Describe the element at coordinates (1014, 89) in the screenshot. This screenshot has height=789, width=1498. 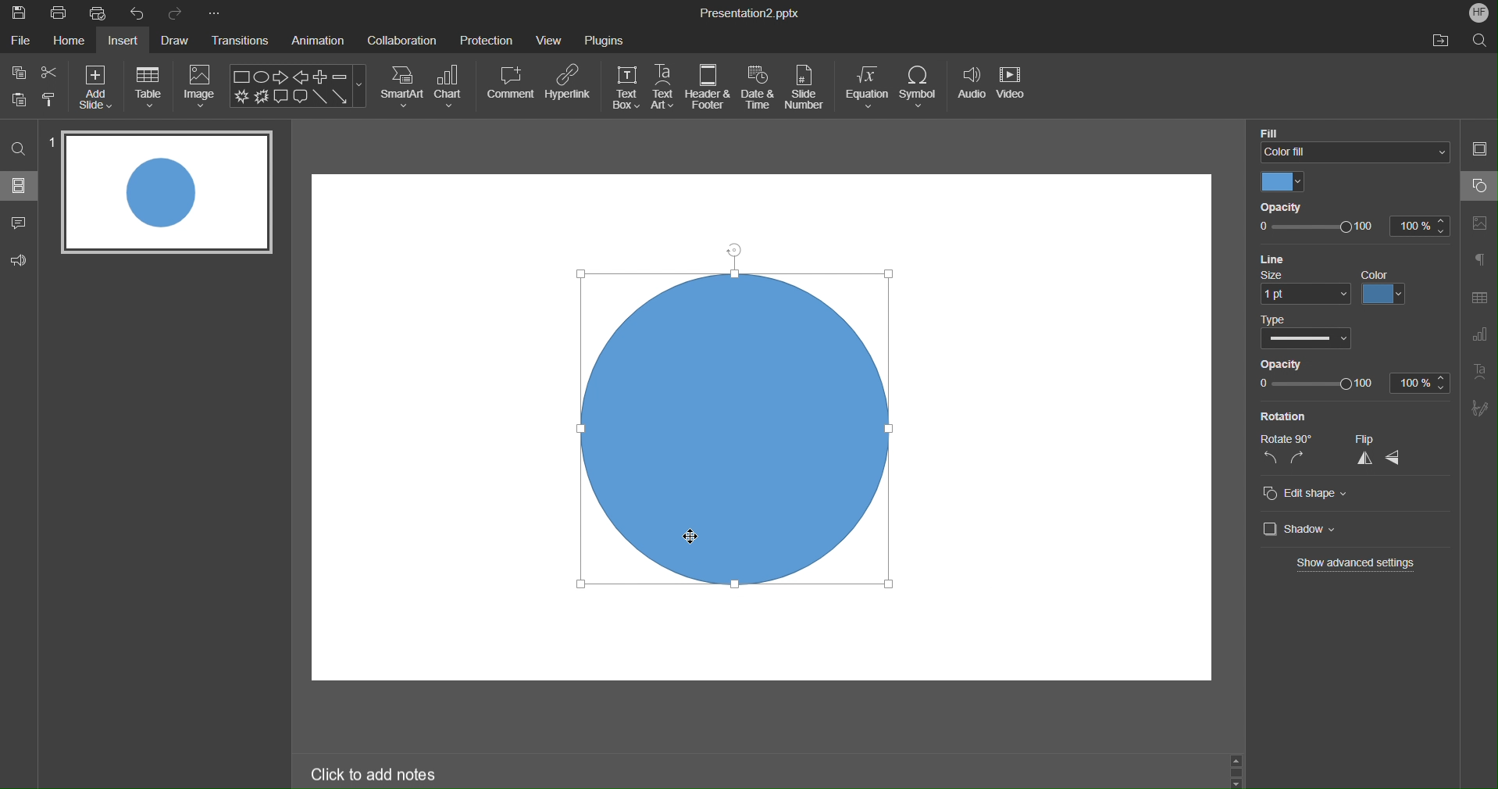
I see `Video` at that location.